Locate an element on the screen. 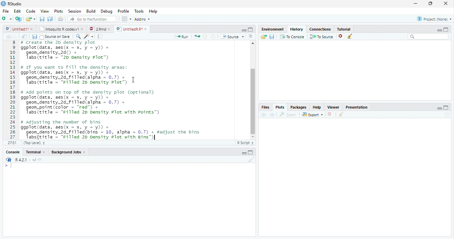 The height and width of the screenshot is (239, 454). save current document is located at coordinates (42, 19).